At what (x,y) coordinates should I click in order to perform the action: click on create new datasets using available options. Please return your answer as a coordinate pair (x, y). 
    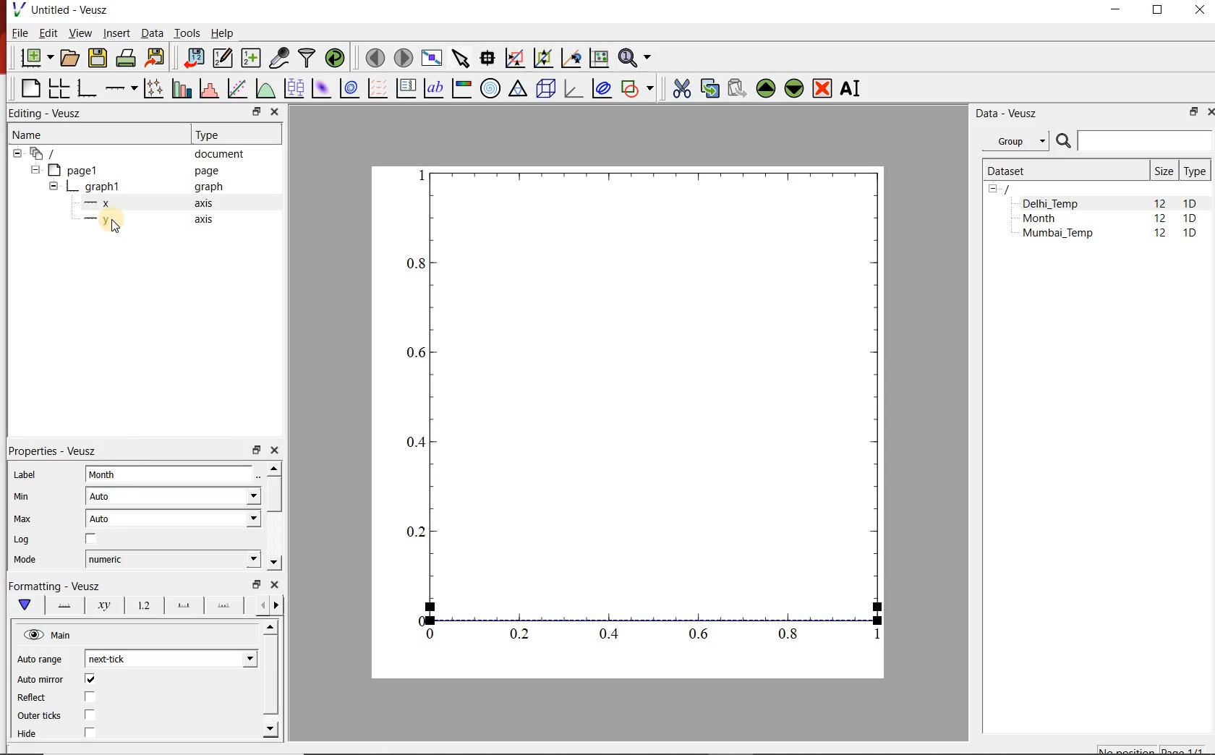
    Looking at the image, I should click on (251, 59).